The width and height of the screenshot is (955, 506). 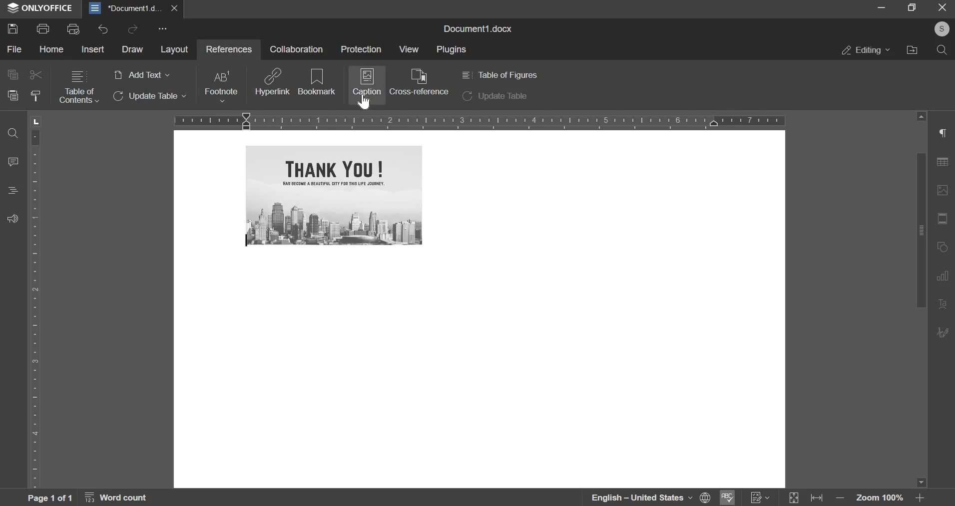 I want to click on ONLYOFFICE, so click(x=40, y=8).